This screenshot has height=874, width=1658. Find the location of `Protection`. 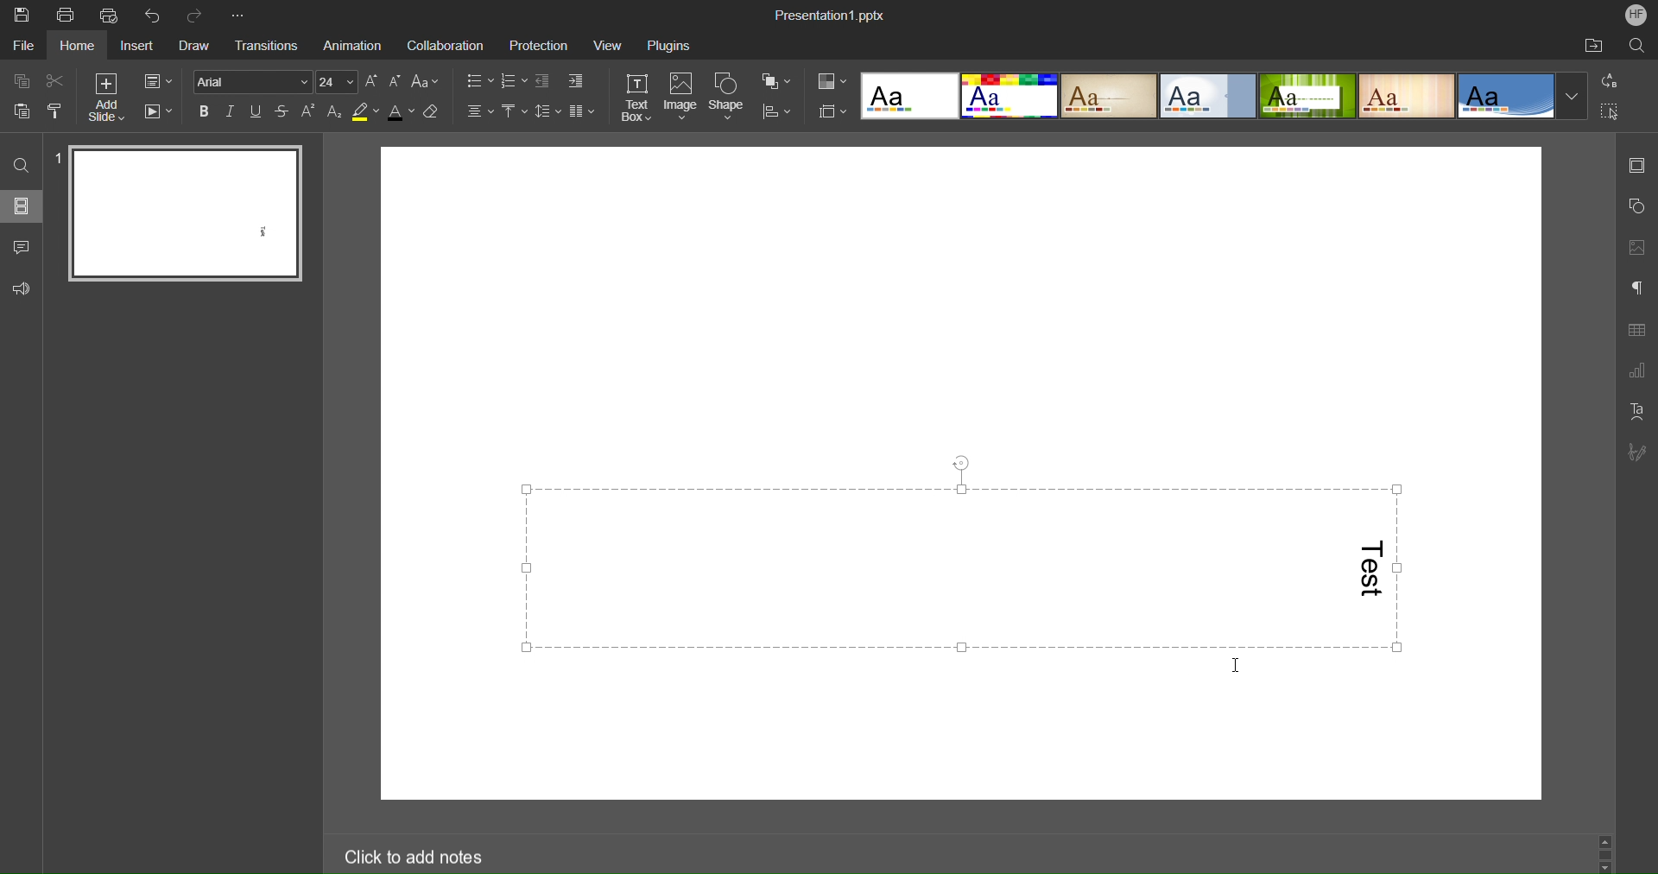

Protection is located at coordinates (535, 44).